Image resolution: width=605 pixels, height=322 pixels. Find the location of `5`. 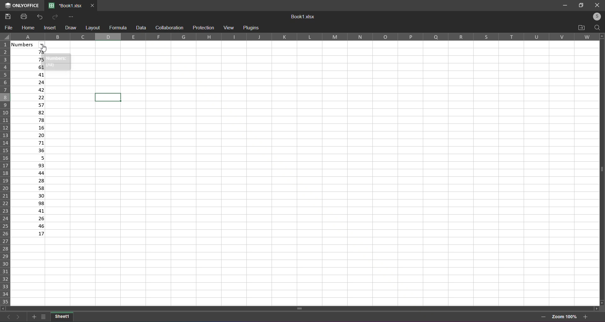

5 is located at coordinates (28, 158).